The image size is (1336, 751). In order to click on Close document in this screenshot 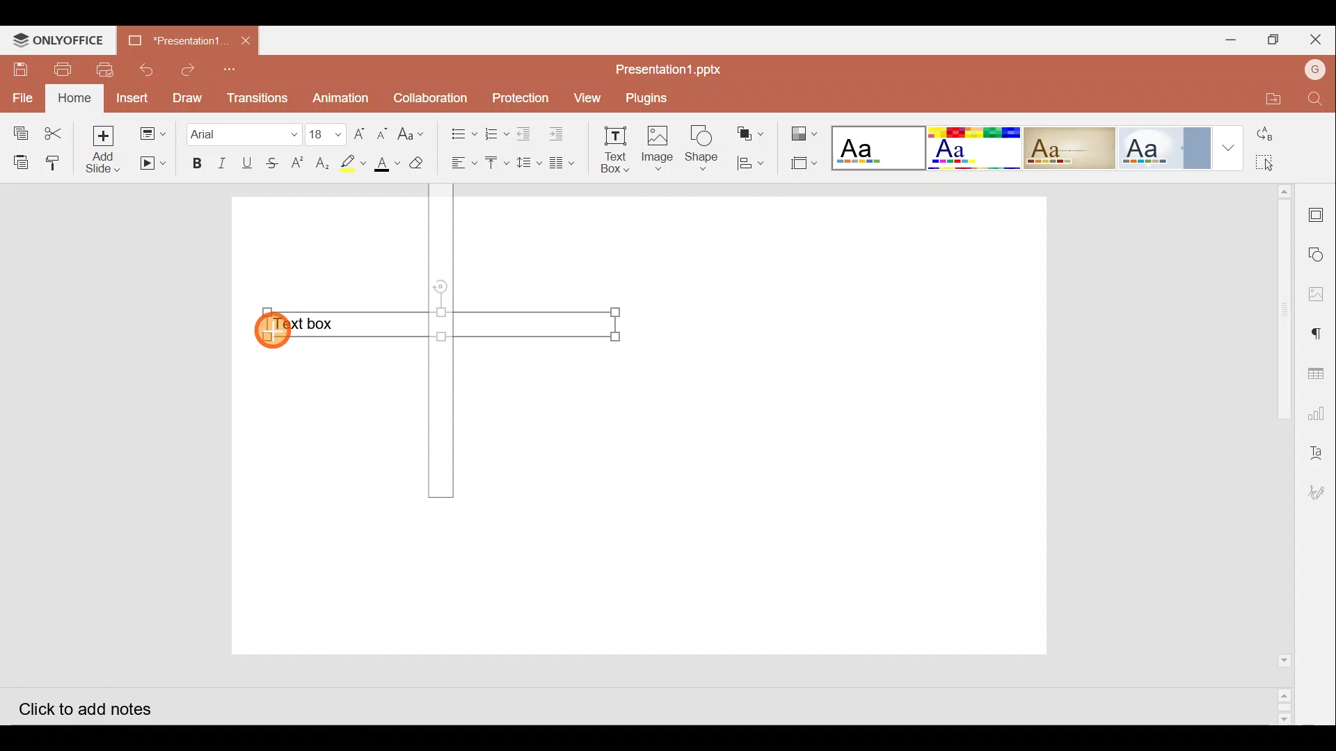, I will do `click(245, 39)`.